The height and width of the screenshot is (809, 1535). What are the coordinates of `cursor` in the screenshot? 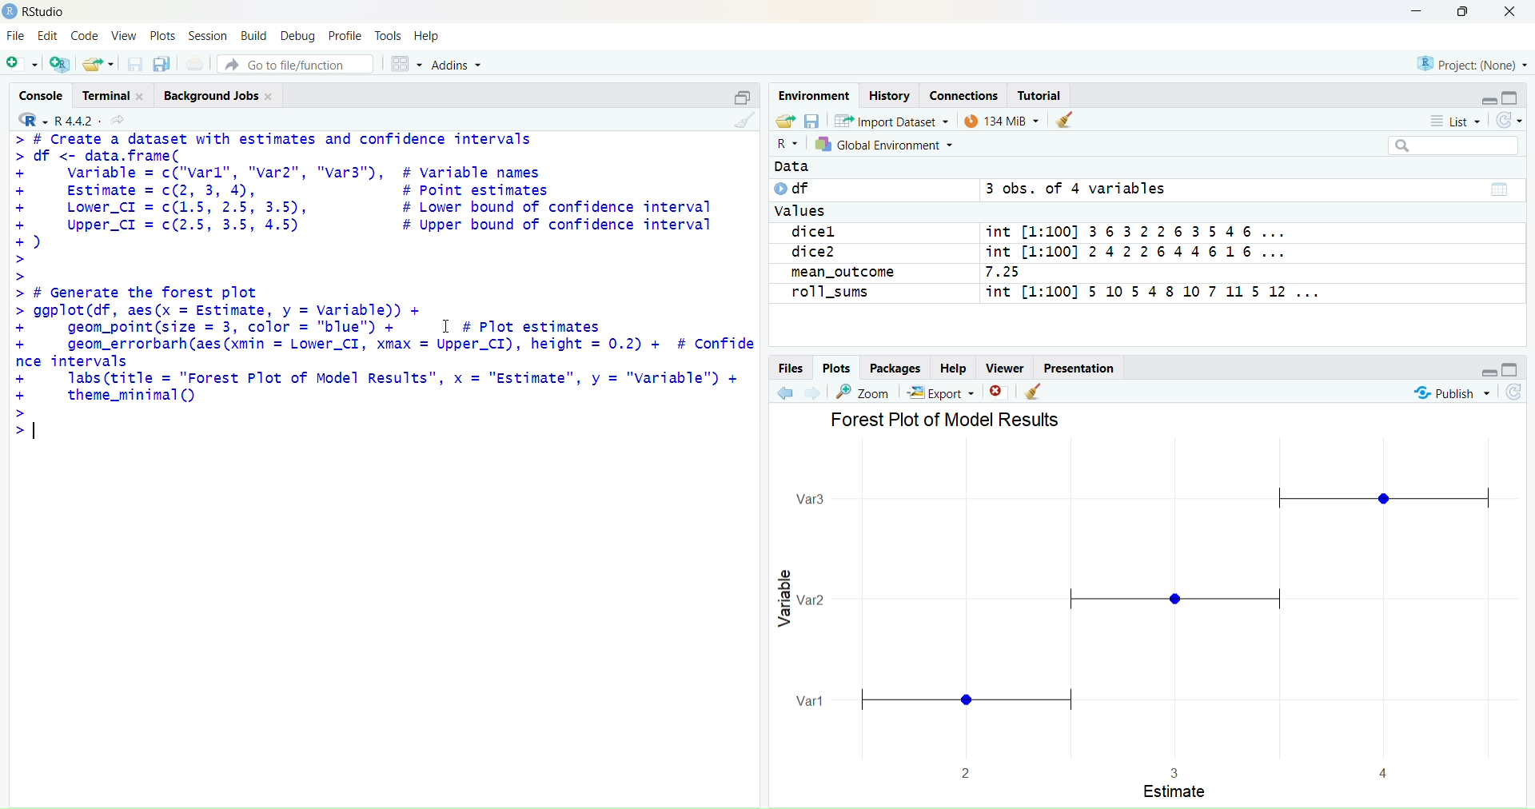 It's located at (446, 328).